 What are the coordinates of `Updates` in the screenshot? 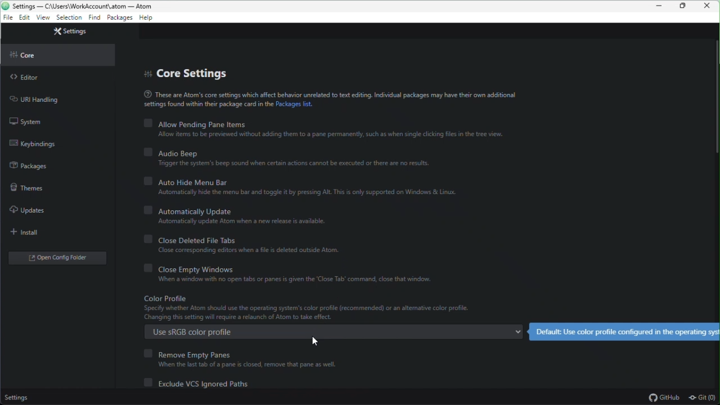 It's located at (25, 210).